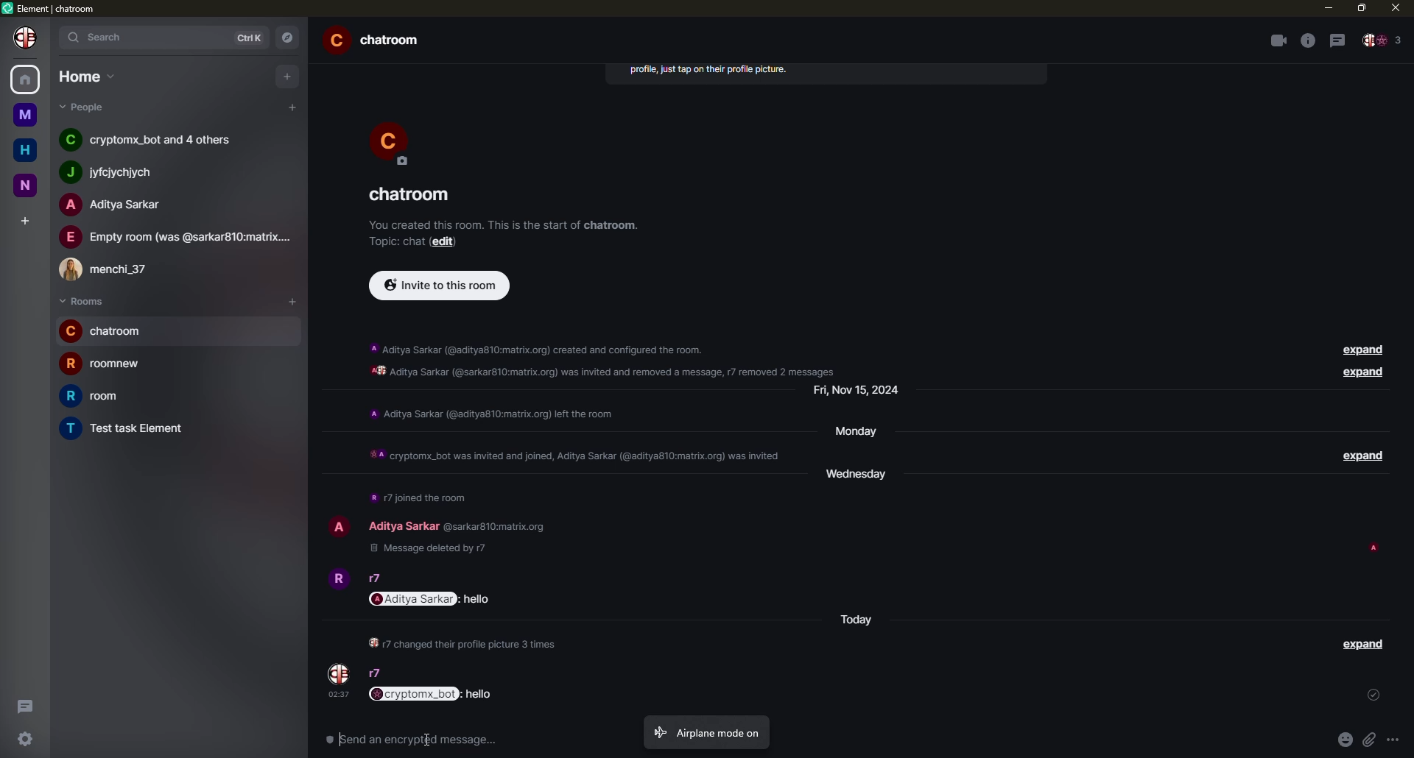 This screenshot has height=758, width=1414. I want to click on element, so click(52, 7).